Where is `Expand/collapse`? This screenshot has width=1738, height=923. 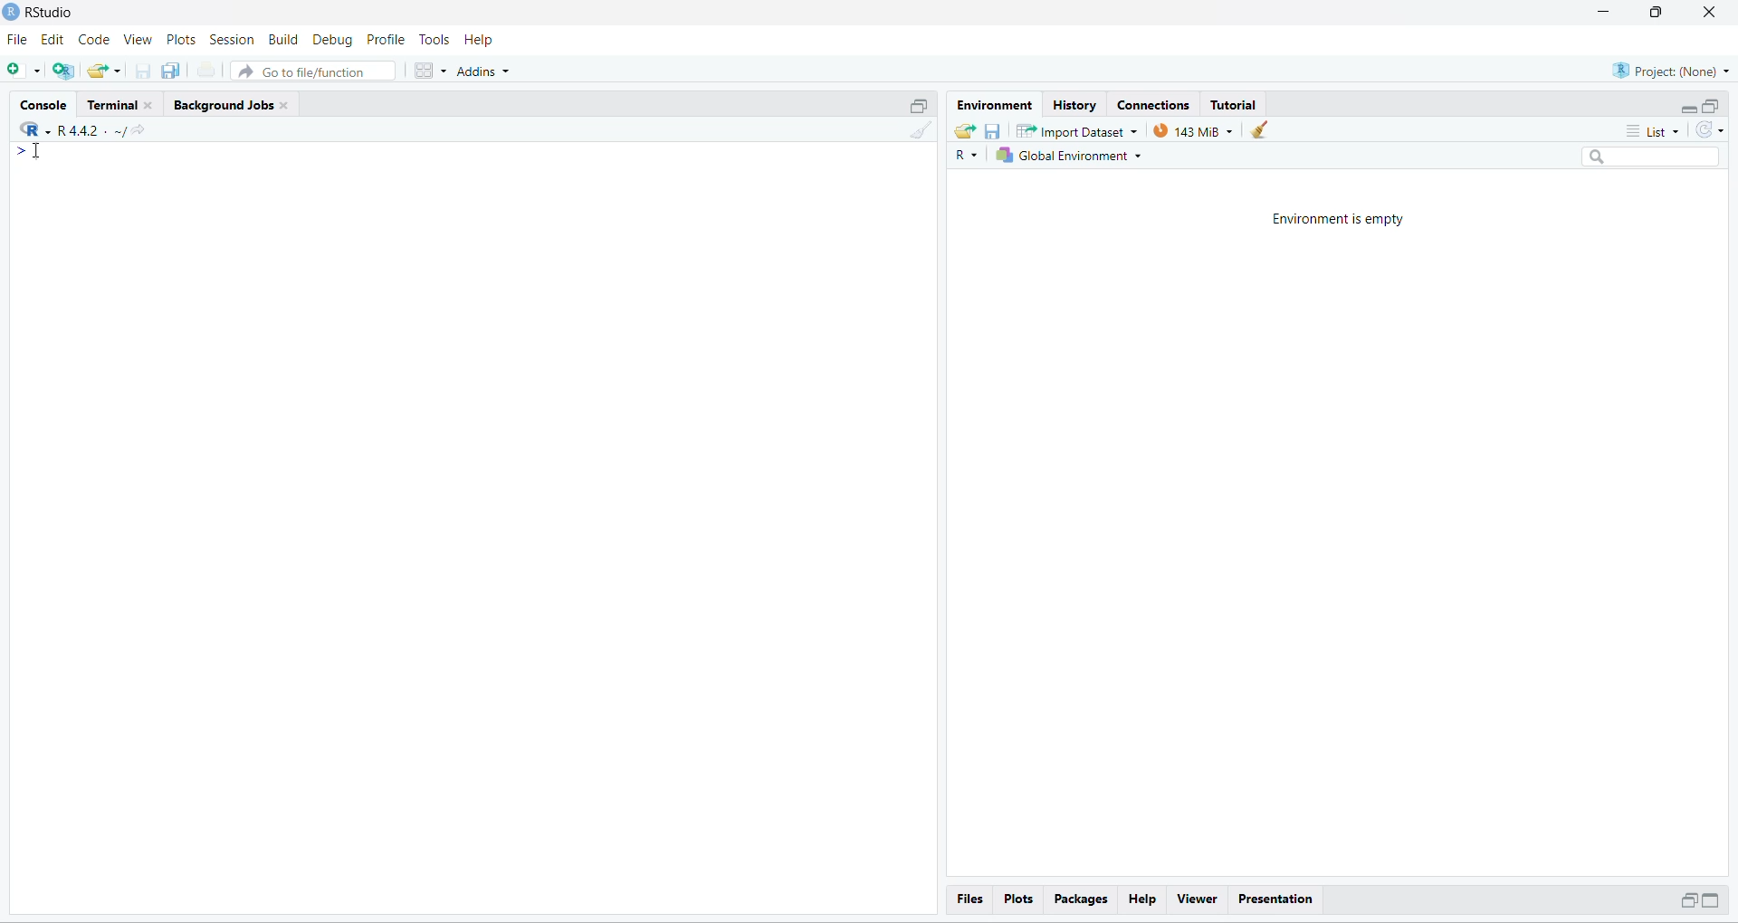 Expand/collapse is located at coordinates (1711, 899).